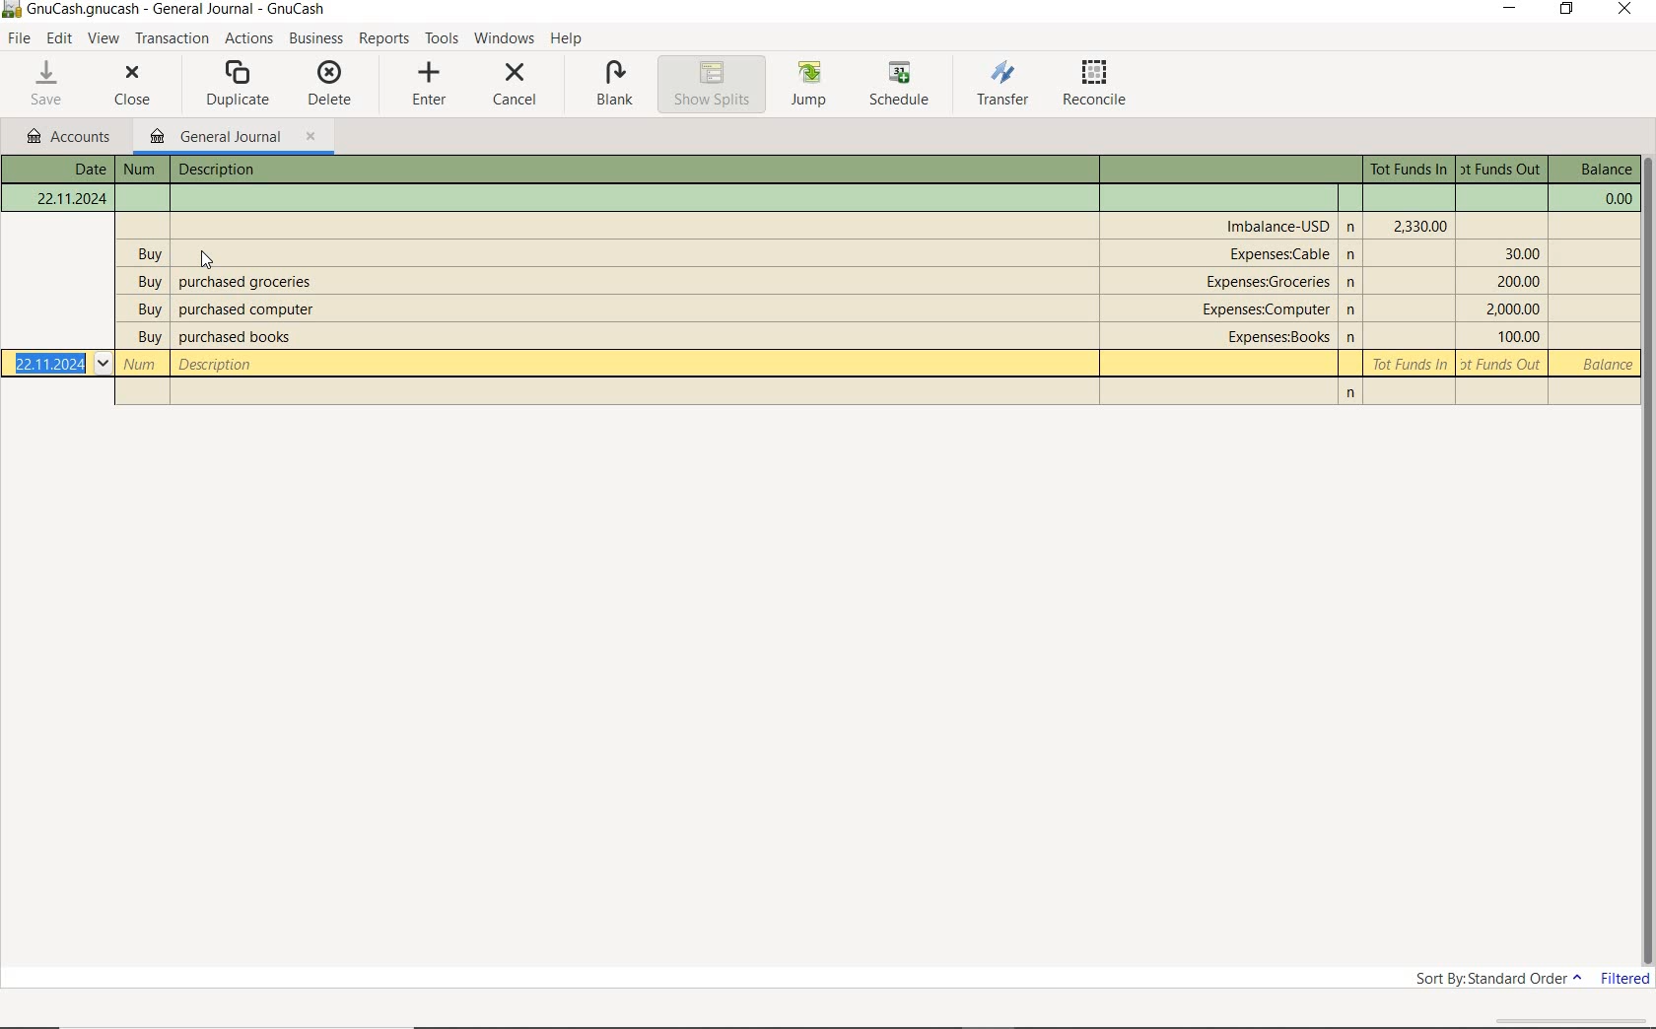 The width and height of the screenshot is (1656, 1029). Describe the element at coordinates (821, 198) in the screenshot. I see `Text` at that location.